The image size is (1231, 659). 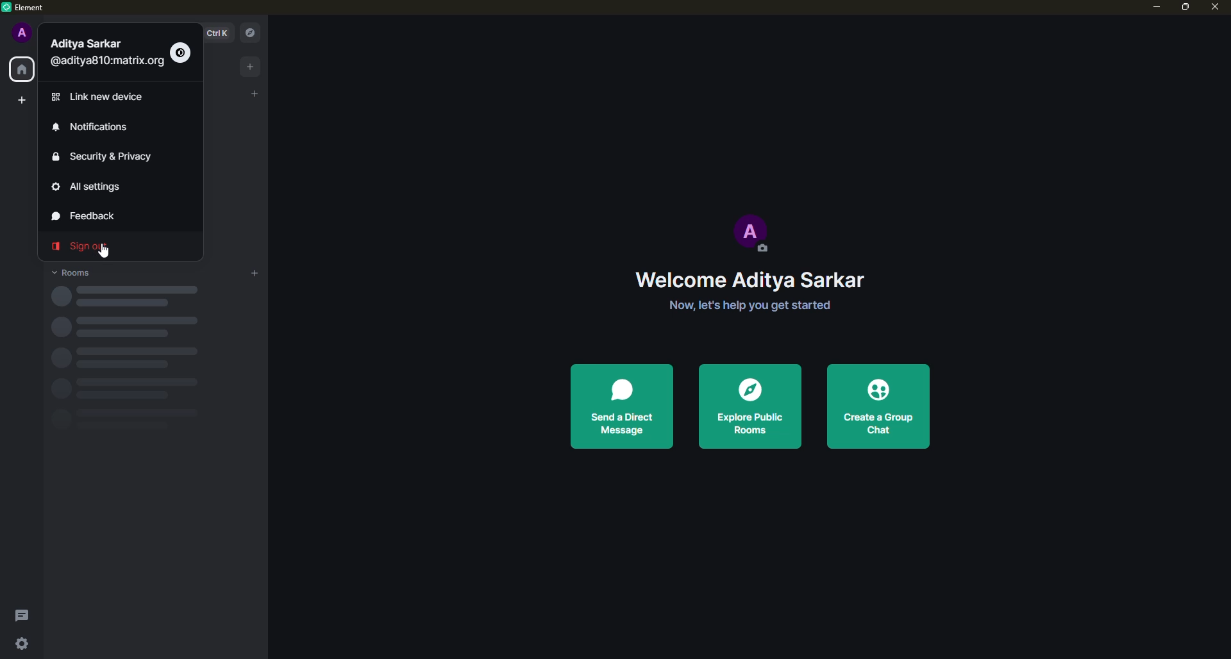 I want to click on start chat, so click(x=256, y=92).